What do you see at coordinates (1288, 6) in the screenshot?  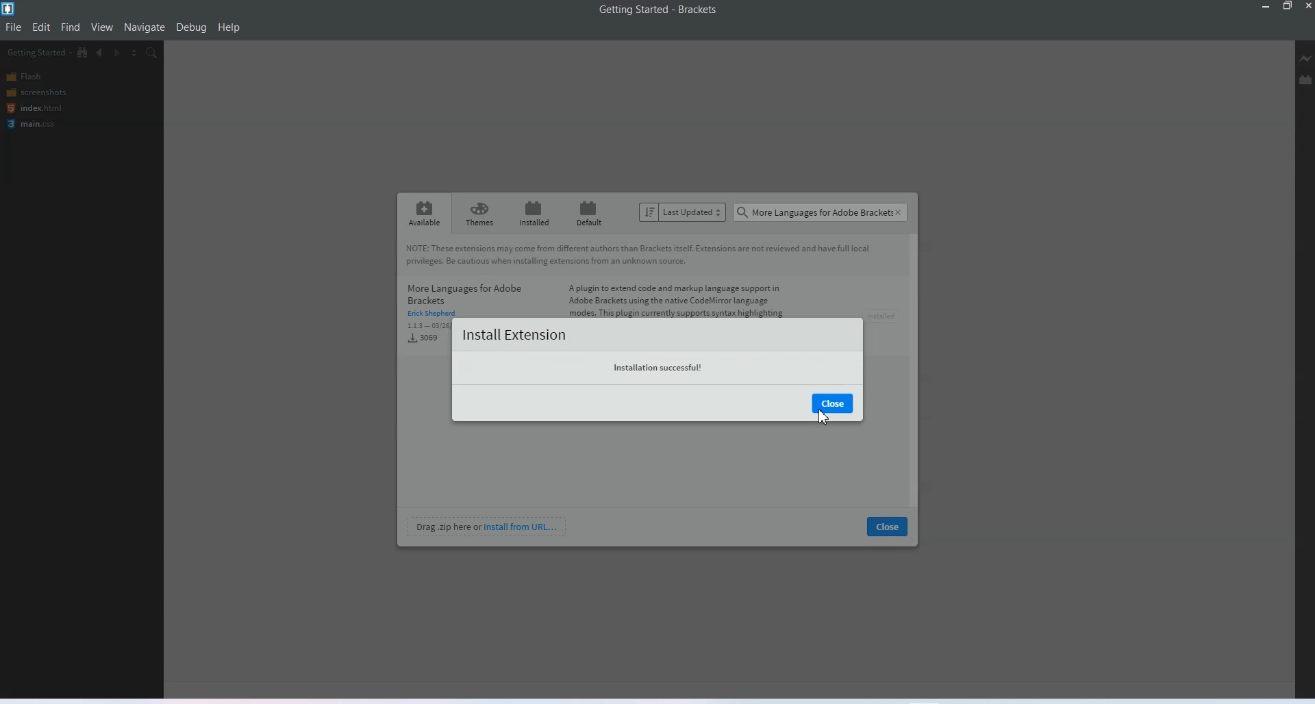 I see `Maximise` at bounding box center [1288, 6].